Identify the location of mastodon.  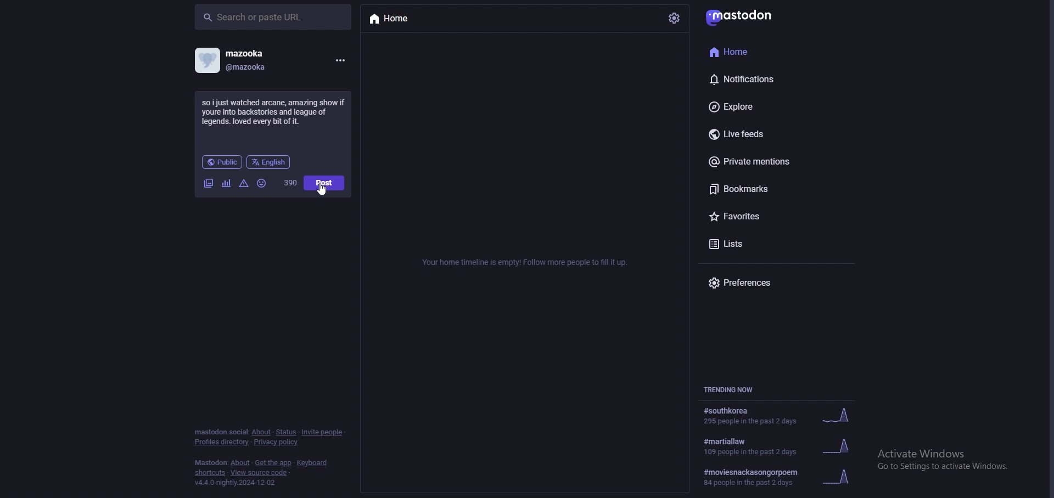
(209, 462).